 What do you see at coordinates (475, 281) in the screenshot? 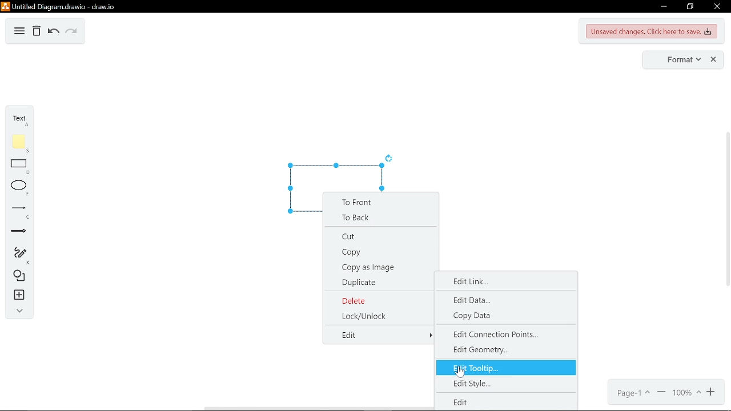
I see `edit link` at bounding box center [475, 281].